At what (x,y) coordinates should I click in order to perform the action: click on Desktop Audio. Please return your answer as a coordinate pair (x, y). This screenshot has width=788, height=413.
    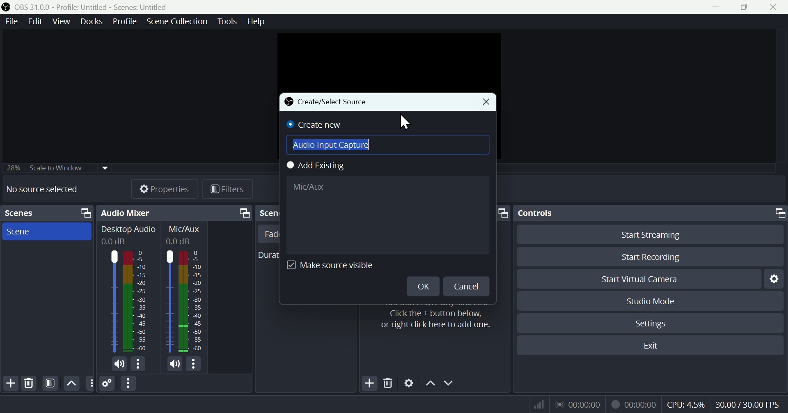
    Looking at the image, I should click on (112, 302).